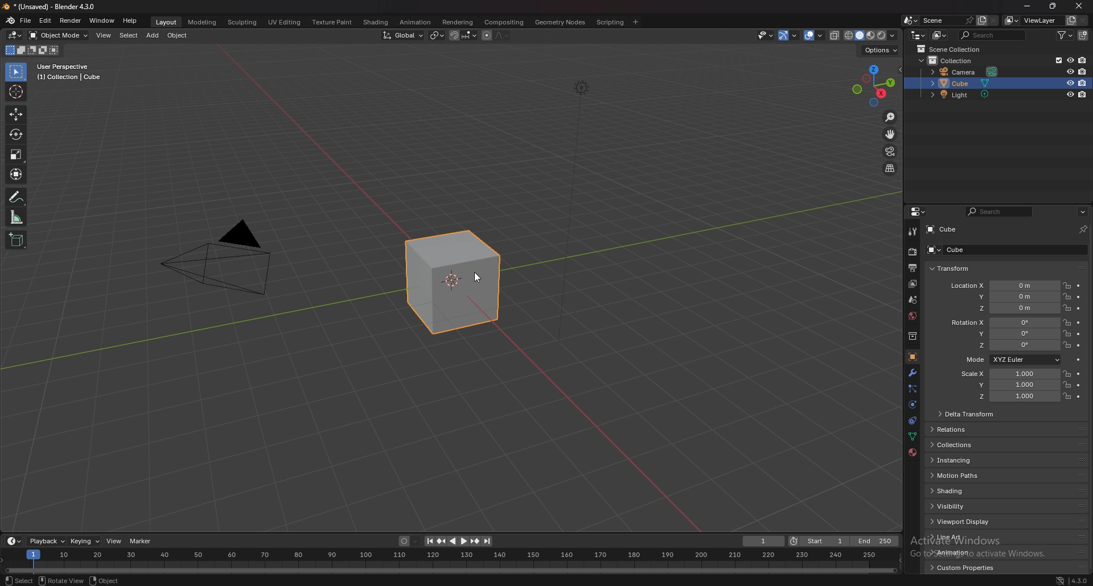  What do you see at coordinates (1083, 94) in the screenshot?
I see `disable in render` at bounding box center [1083, 94].